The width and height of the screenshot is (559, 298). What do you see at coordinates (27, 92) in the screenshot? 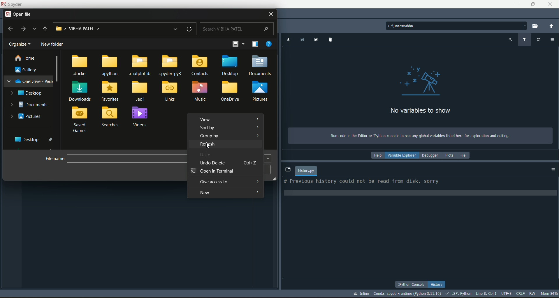
I see `desktop` at bounding box center [27, 92].